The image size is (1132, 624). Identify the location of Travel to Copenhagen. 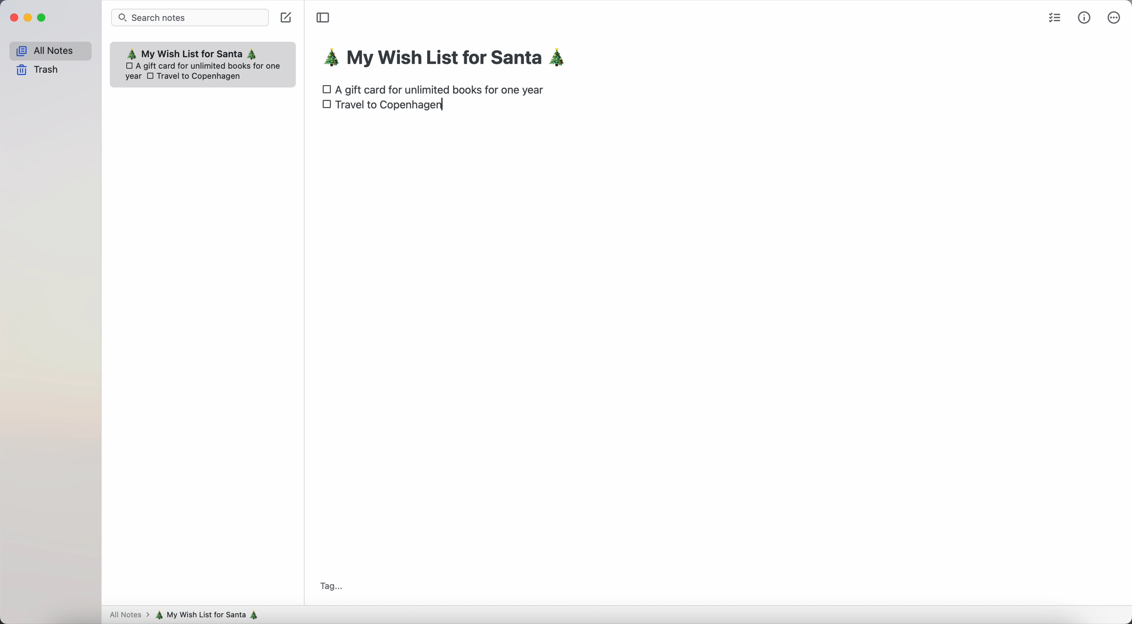
(392, 105).